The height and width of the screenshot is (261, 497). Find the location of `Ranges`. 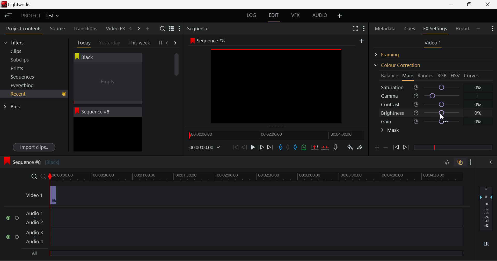

Ranges is located at coordinates (426, 76).